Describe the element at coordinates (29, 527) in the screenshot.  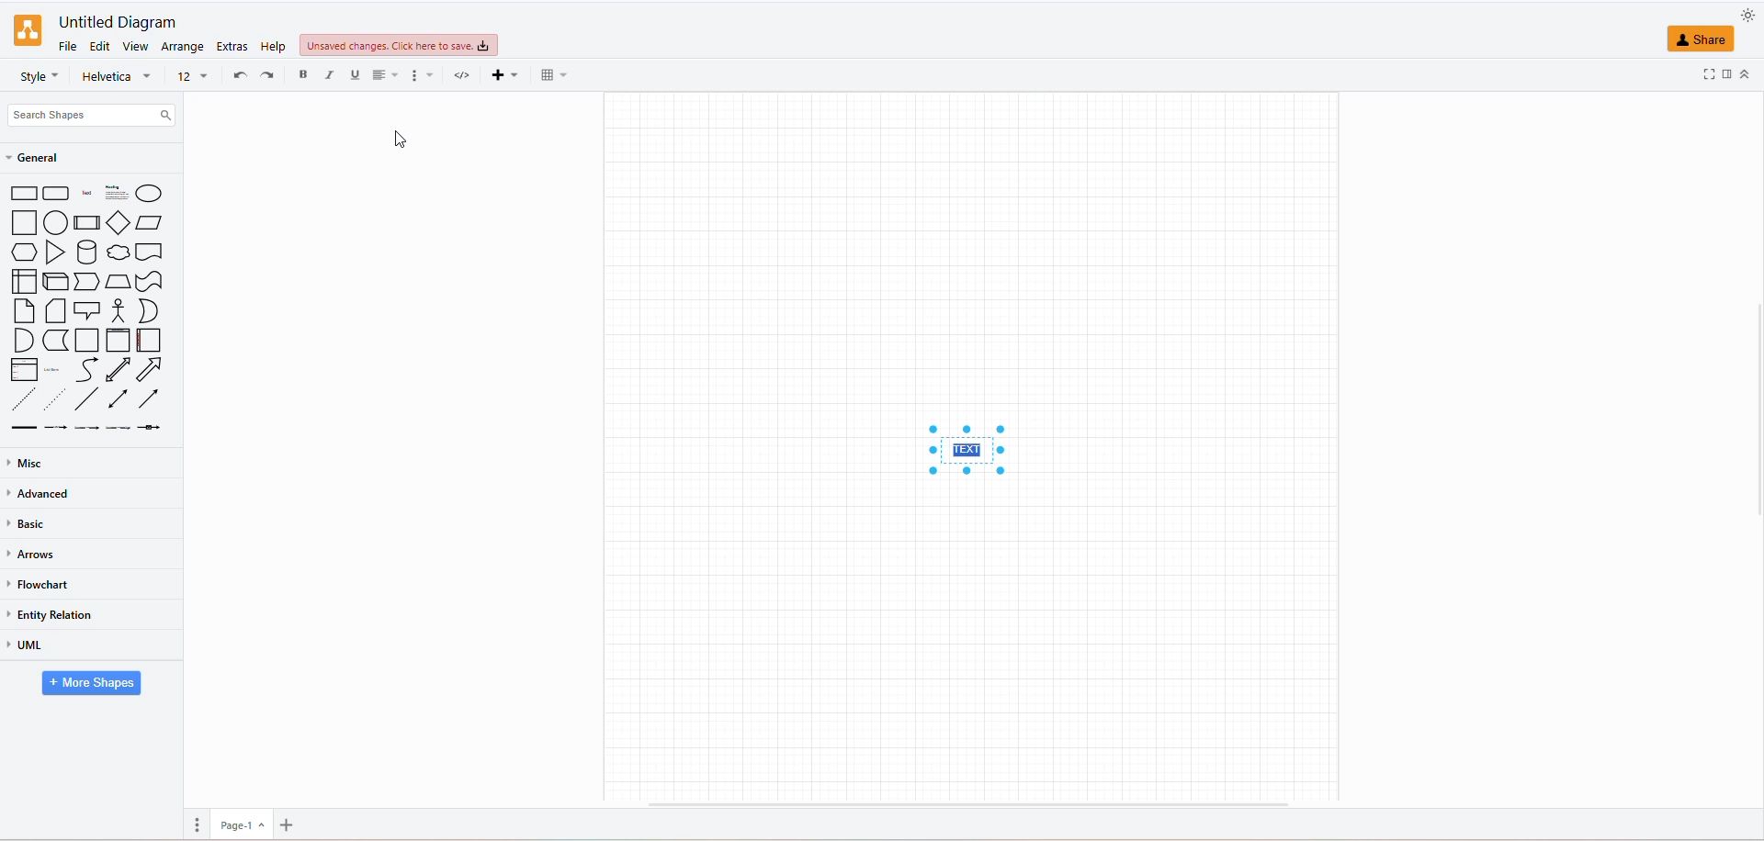
I see `basic` at that location.